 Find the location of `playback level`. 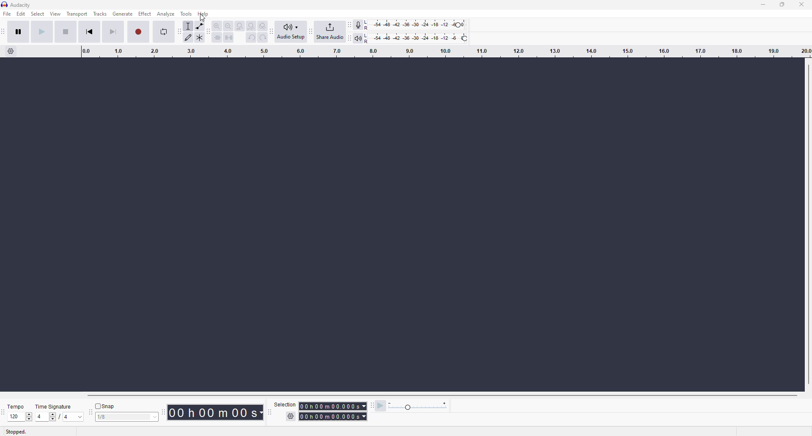

playback level is located at coordinates (421, 37).